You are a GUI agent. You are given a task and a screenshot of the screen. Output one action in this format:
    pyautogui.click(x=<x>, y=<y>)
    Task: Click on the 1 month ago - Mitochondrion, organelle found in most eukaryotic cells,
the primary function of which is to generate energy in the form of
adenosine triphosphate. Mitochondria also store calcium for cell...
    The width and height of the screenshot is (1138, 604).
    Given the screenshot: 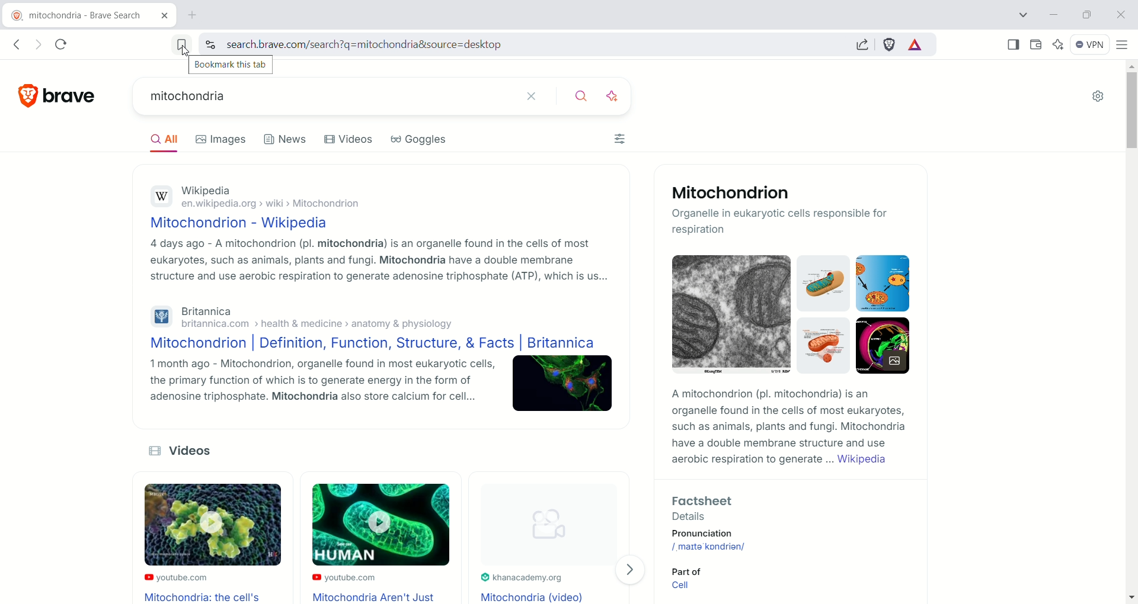 What is the action you would take?
    pyautogui.click(x=311, y=384)
    